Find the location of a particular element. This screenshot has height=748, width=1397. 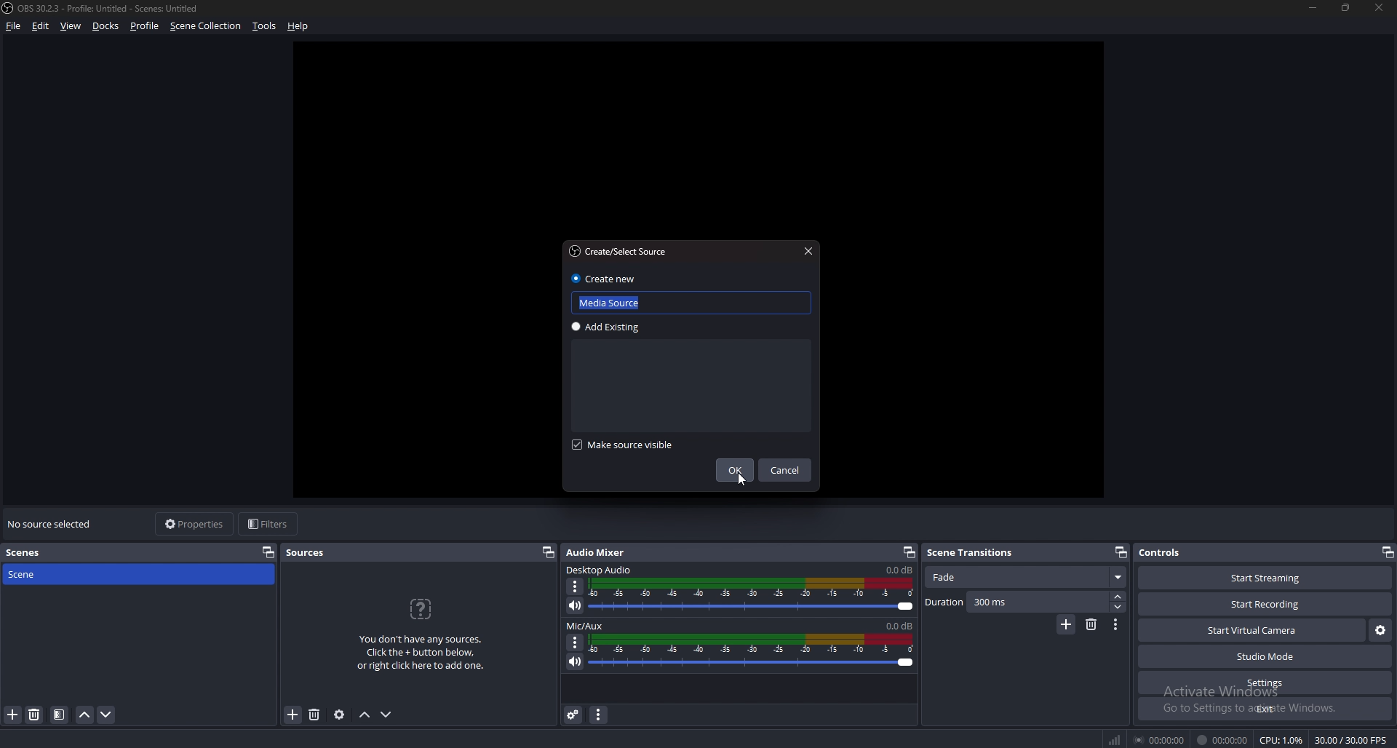

cursor is located at coordinates (738, 481).